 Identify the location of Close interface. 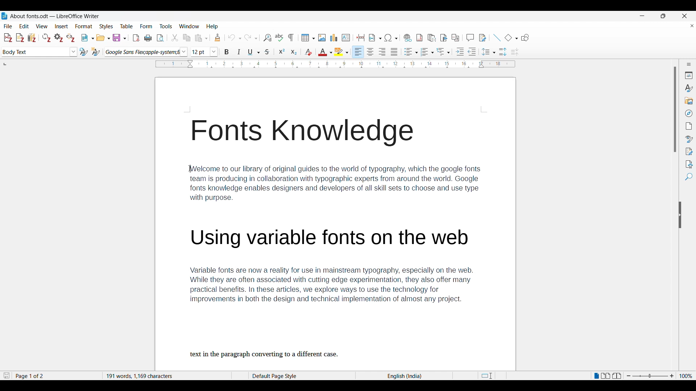
(684, 16).